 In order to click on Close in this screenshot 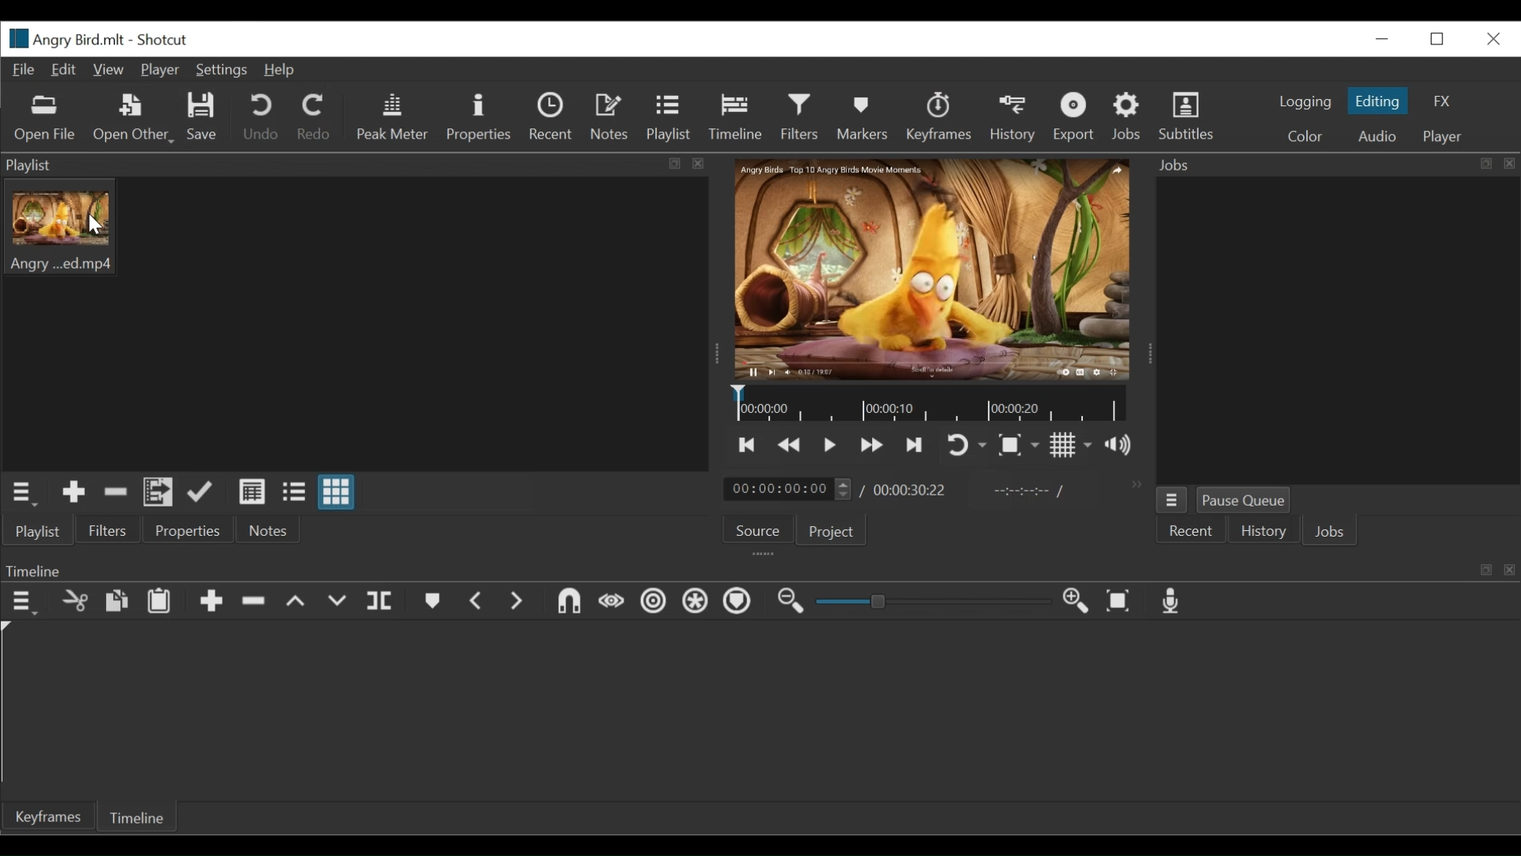, I will do `click(1492, 39)`.